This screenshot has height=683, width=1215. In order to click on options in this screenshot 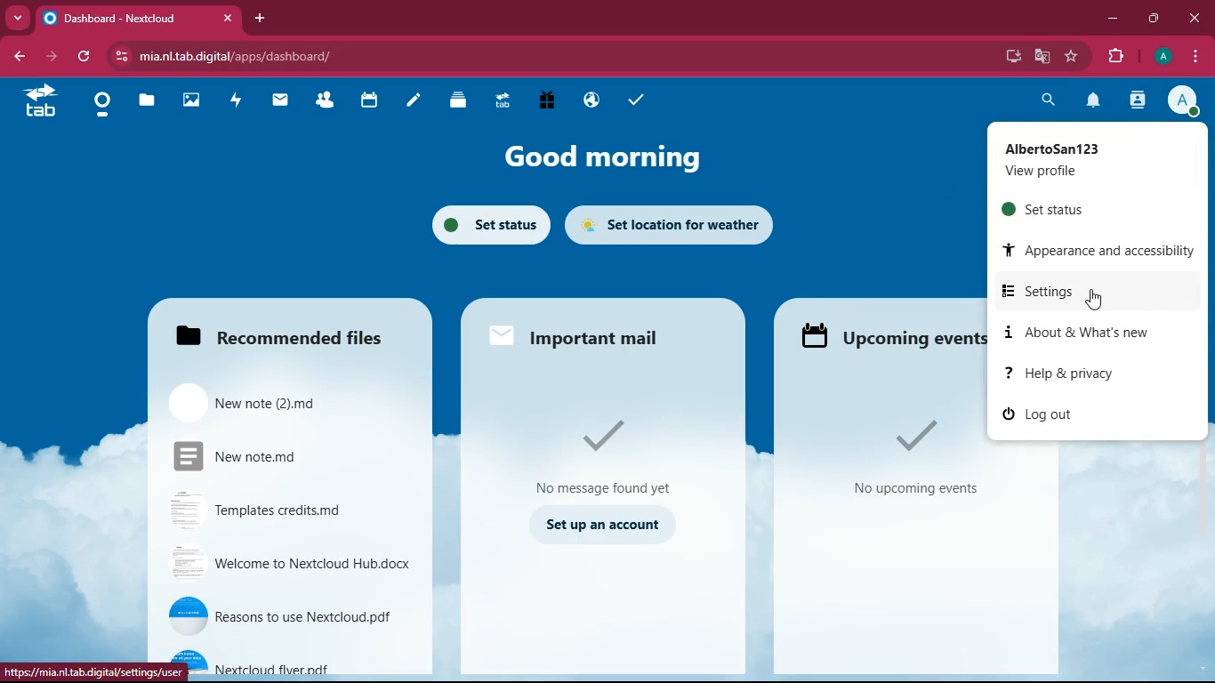, I will do `click(1196, 56)`.